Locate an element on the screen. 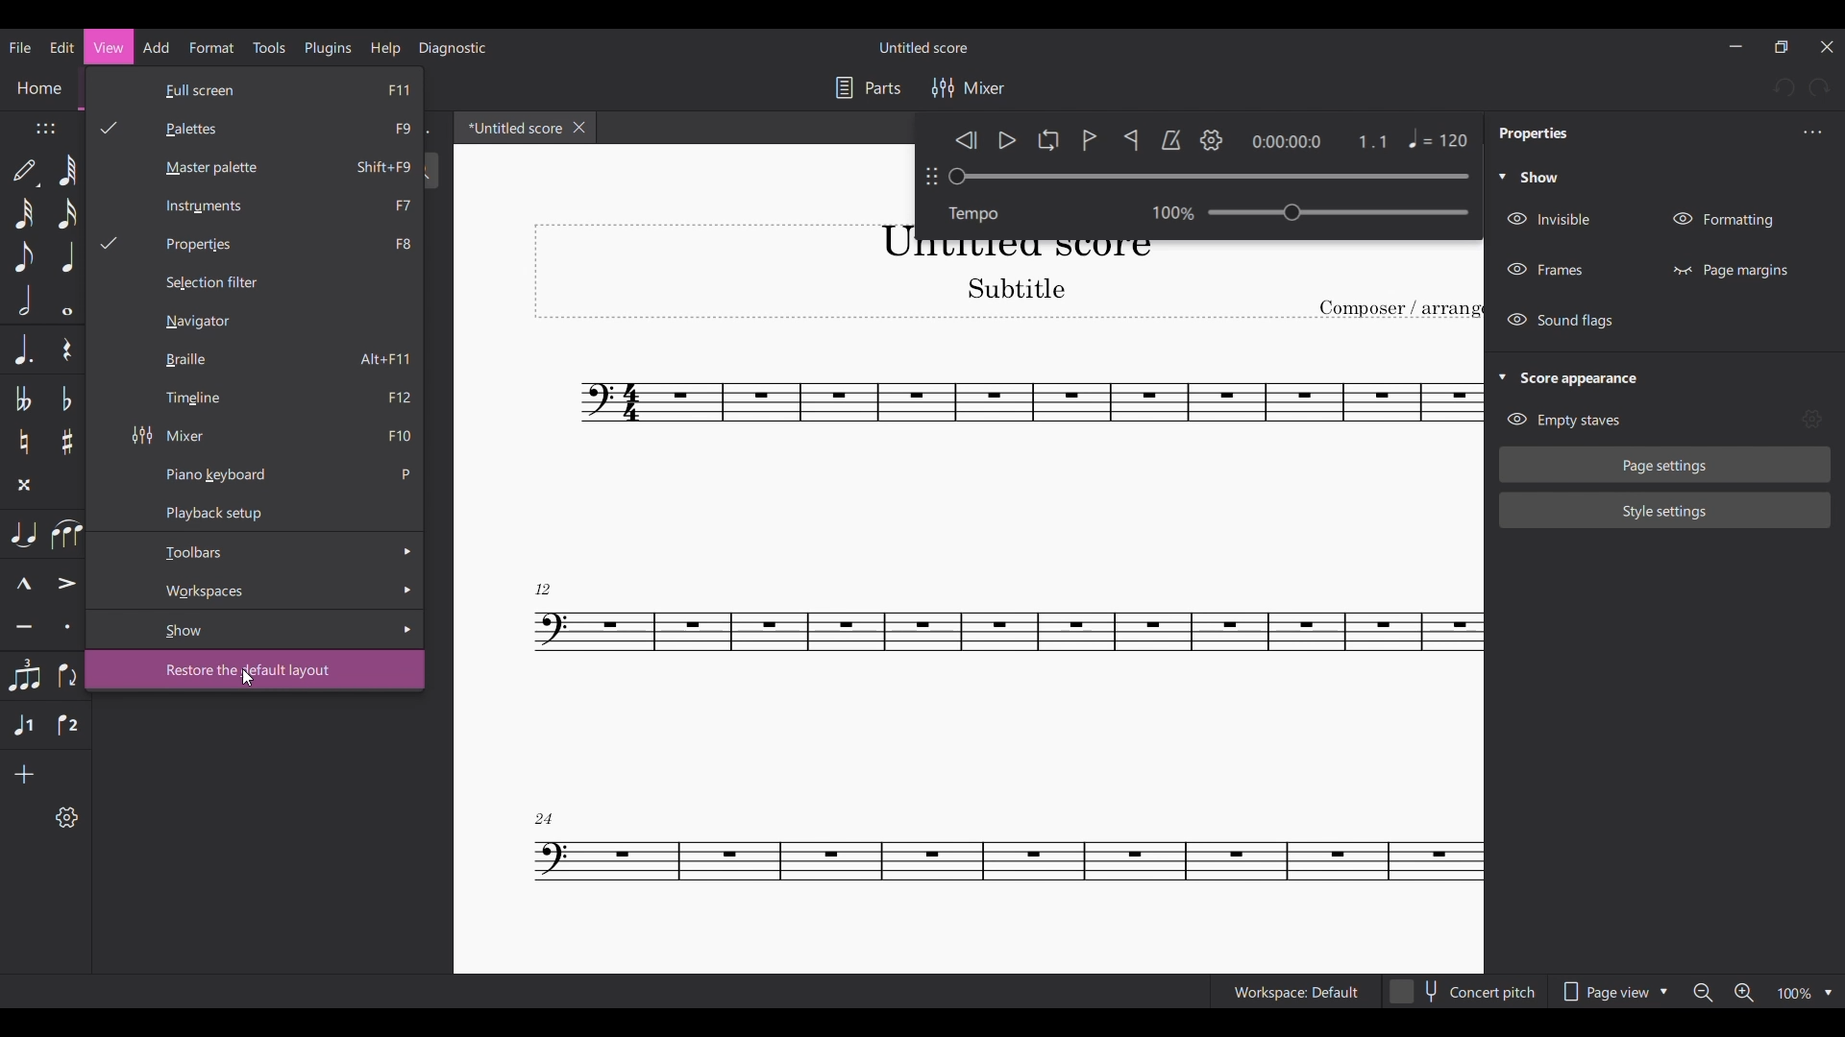  Play is located at coordinates (1008, 141).